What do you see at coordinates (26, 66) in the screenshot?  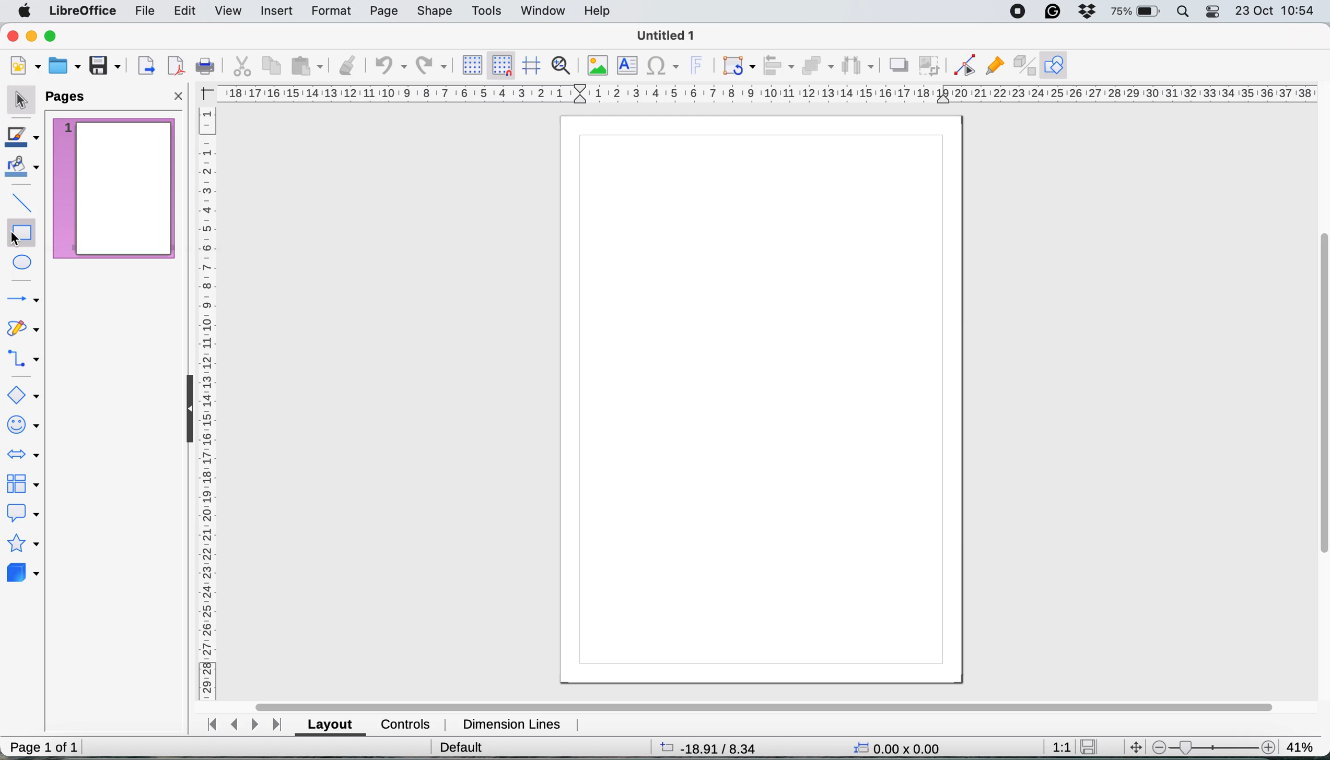 I see `new` at bounding box center [26, 66].